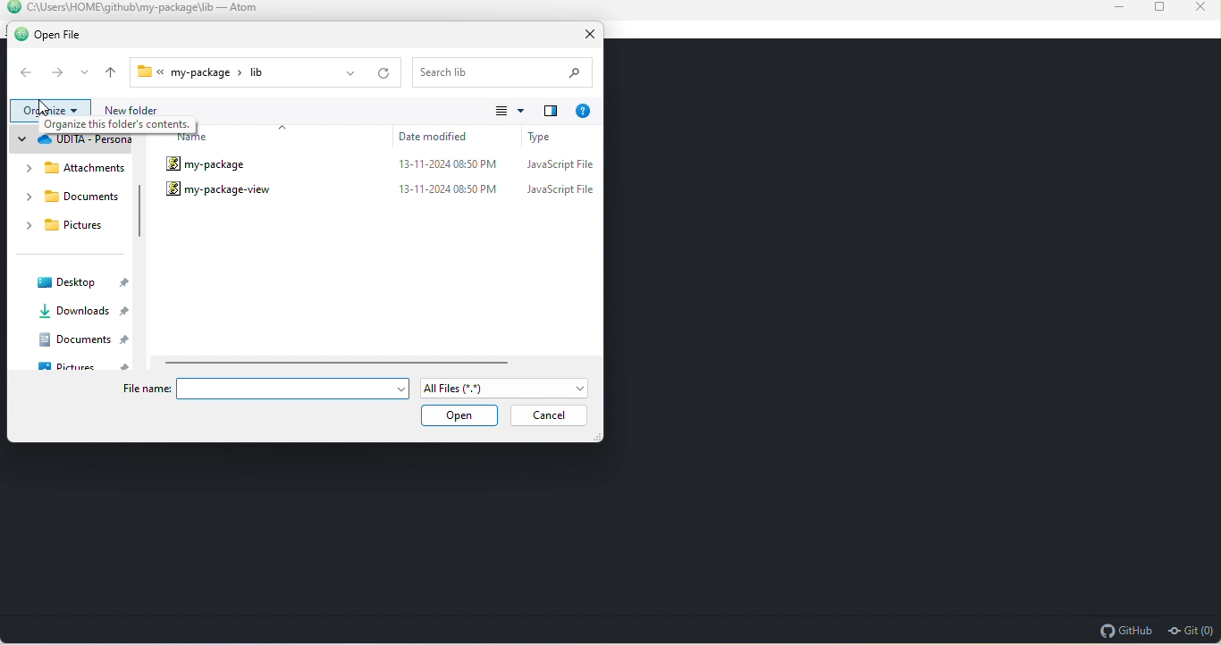  Describe the element at coordinates (507, 388) in the screenshot. I see `all files` at that location.